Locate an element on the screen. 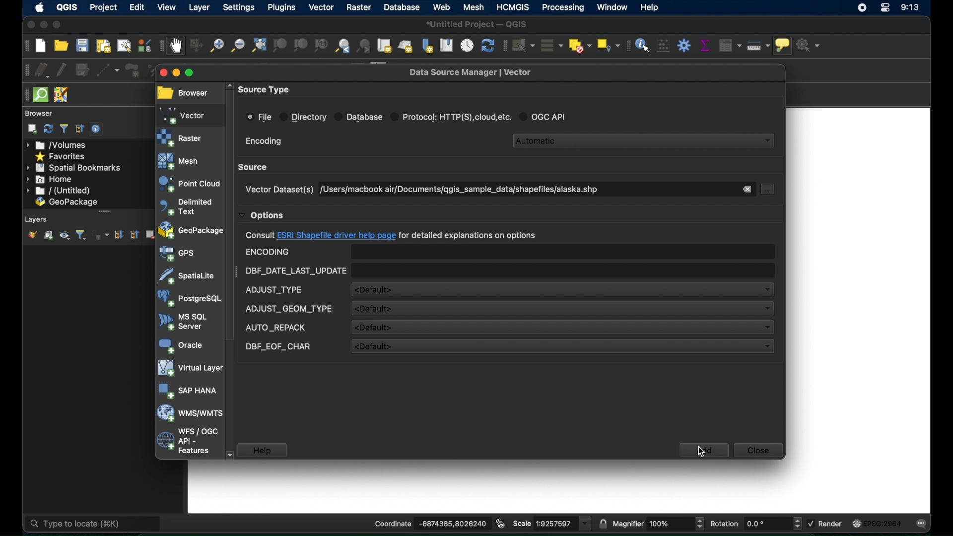  open project is located at coordinates (61, 46).